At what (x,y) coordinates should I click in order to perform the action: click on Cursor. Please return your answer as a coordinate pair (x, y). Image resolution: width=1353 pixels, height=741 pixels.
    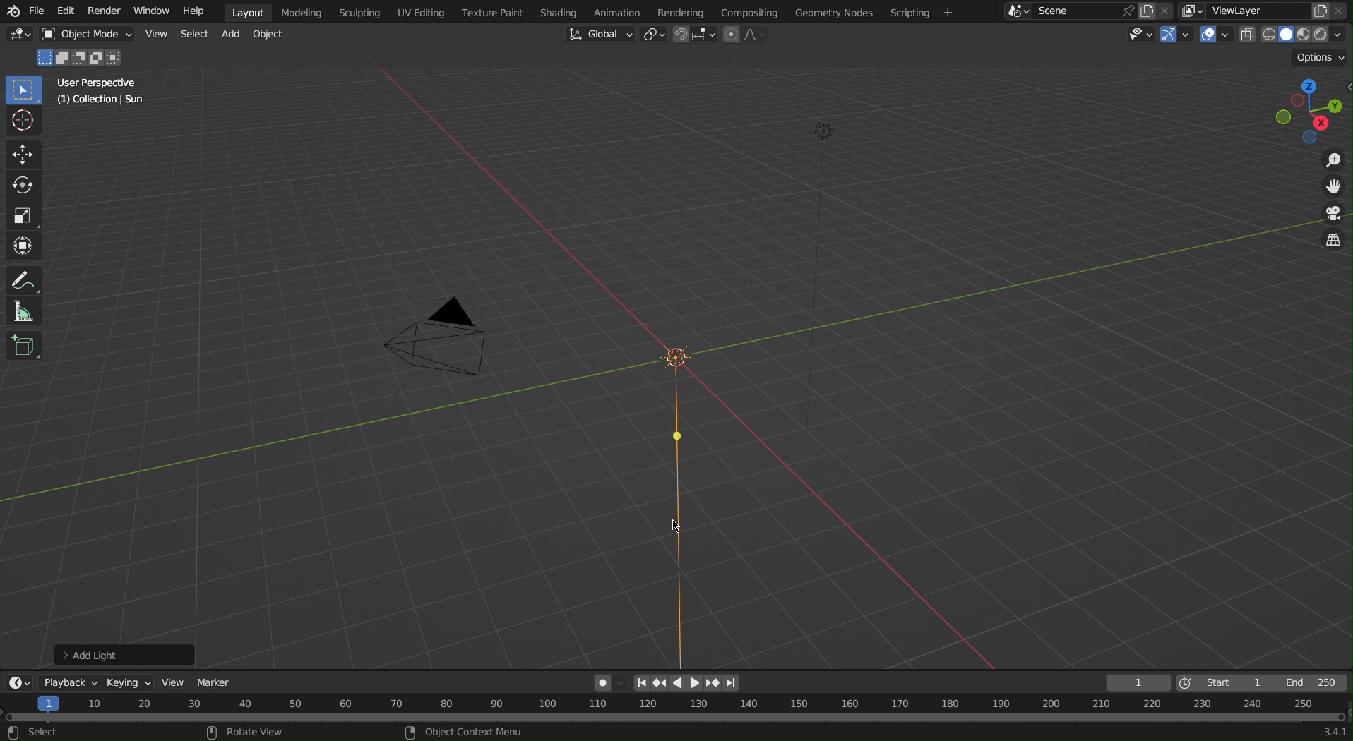
    Looking at the image, I should click on (679, 526).